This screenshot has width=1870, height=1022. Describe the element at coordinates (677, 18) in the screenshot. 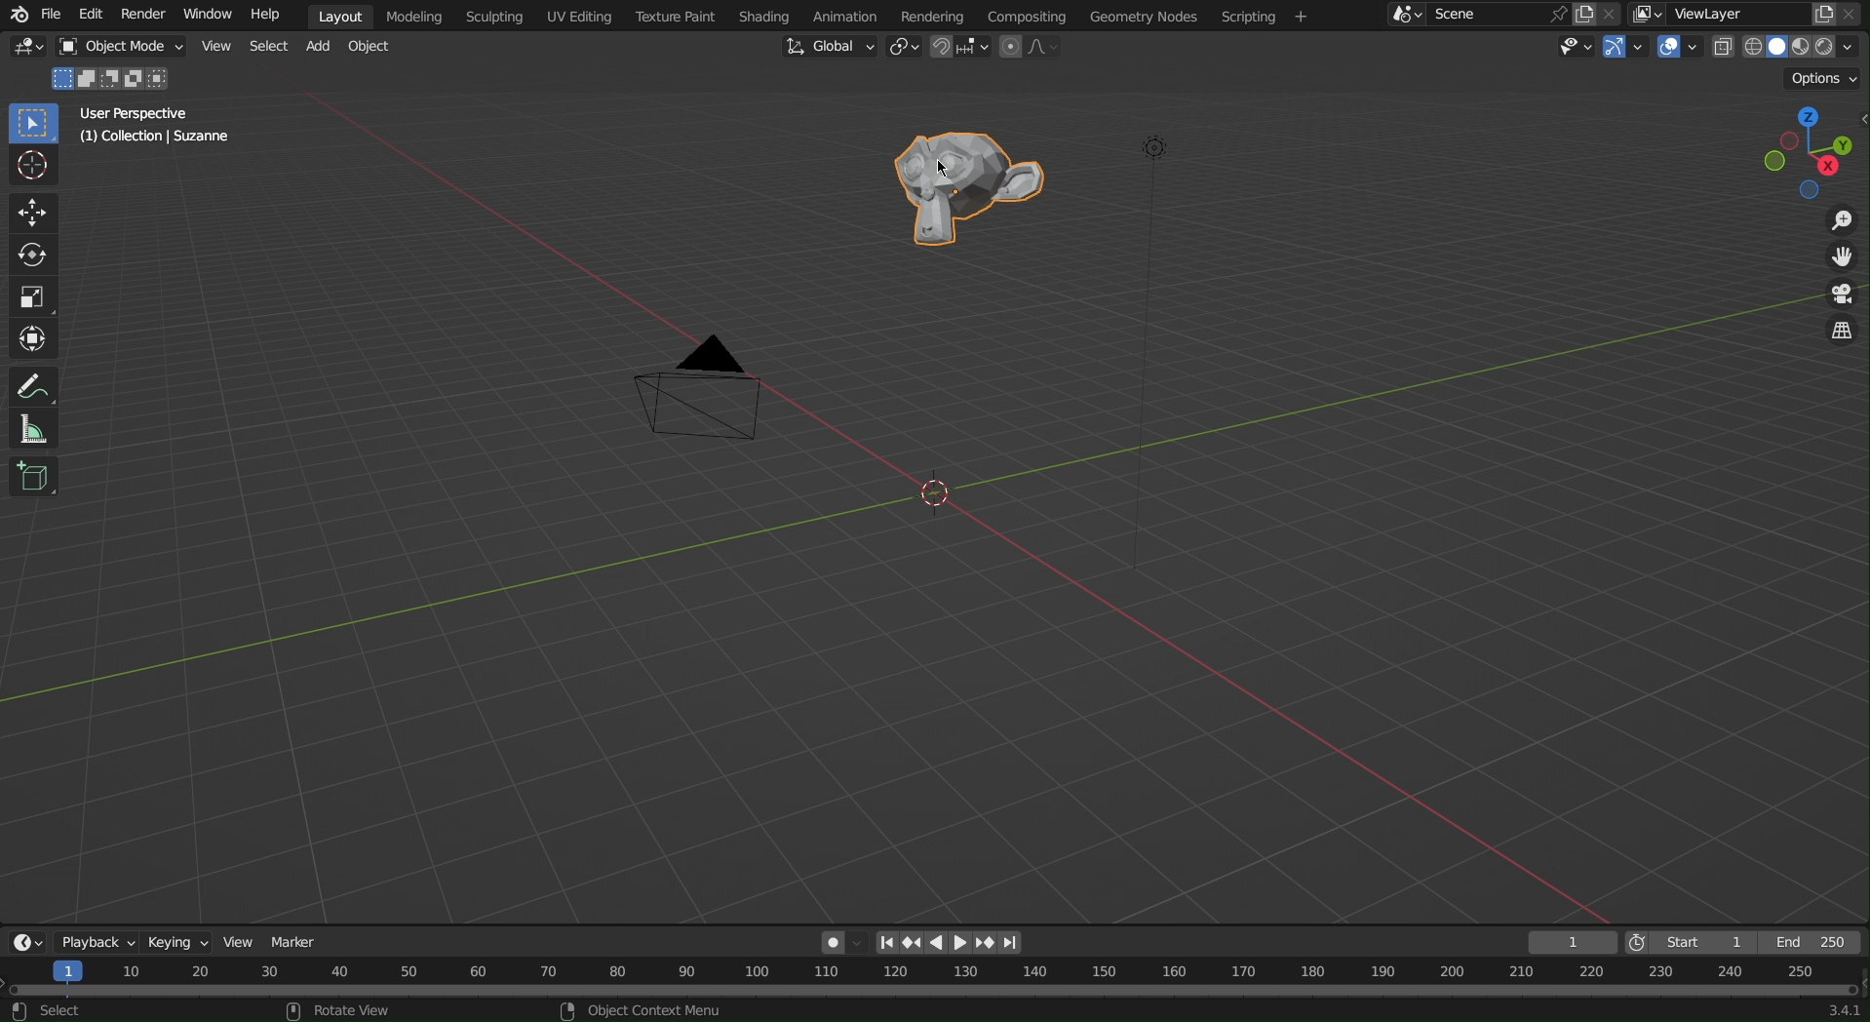

I see `Texture Paint` at that location.